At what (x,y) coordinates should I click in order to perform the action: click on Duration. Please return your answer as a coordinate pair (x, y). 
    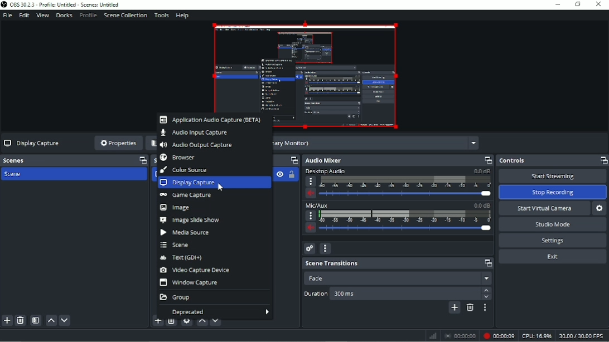
    Looking at the image, I should click on (315, 295).